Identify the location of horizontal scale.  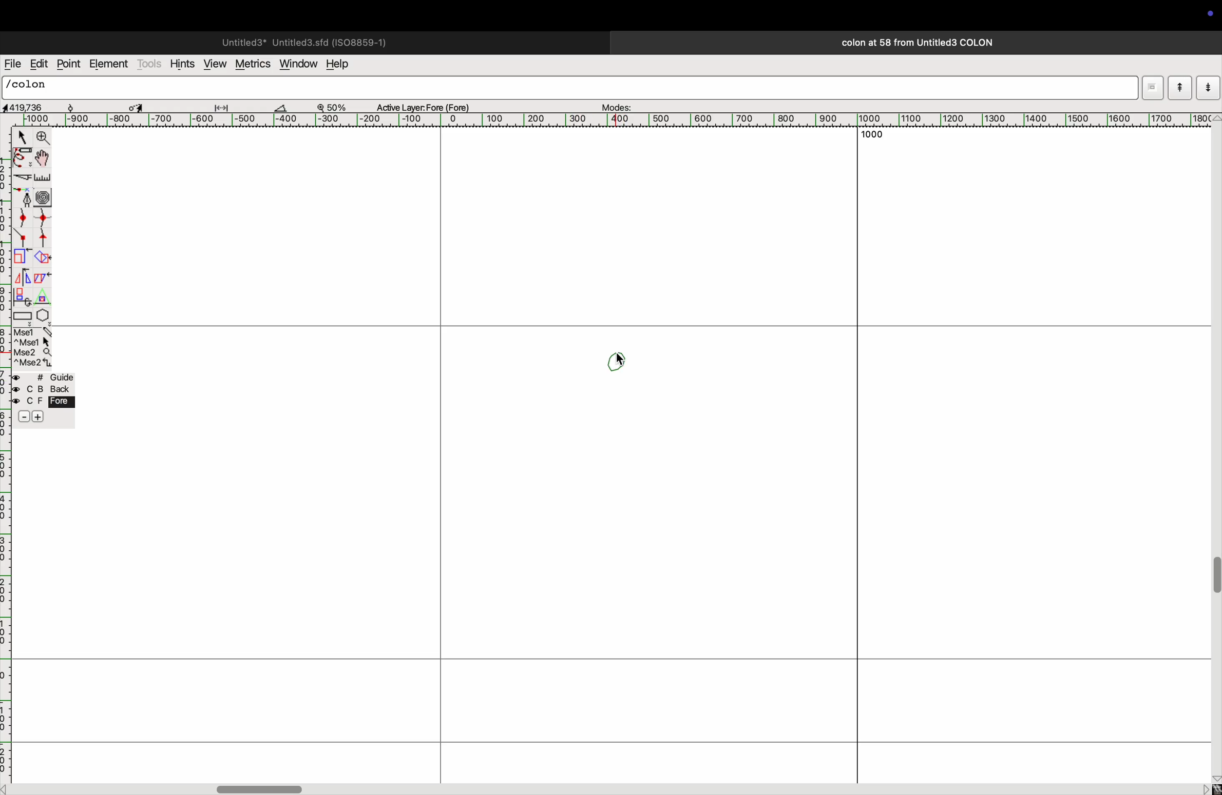
(624, 120).